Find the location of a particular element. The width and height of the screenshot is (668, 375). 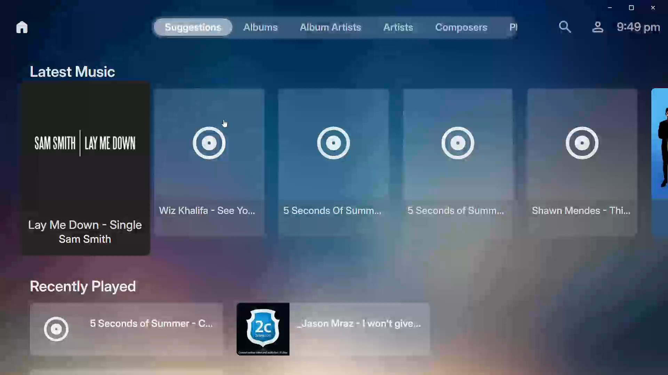

Close is located at coordinates (652, 7).